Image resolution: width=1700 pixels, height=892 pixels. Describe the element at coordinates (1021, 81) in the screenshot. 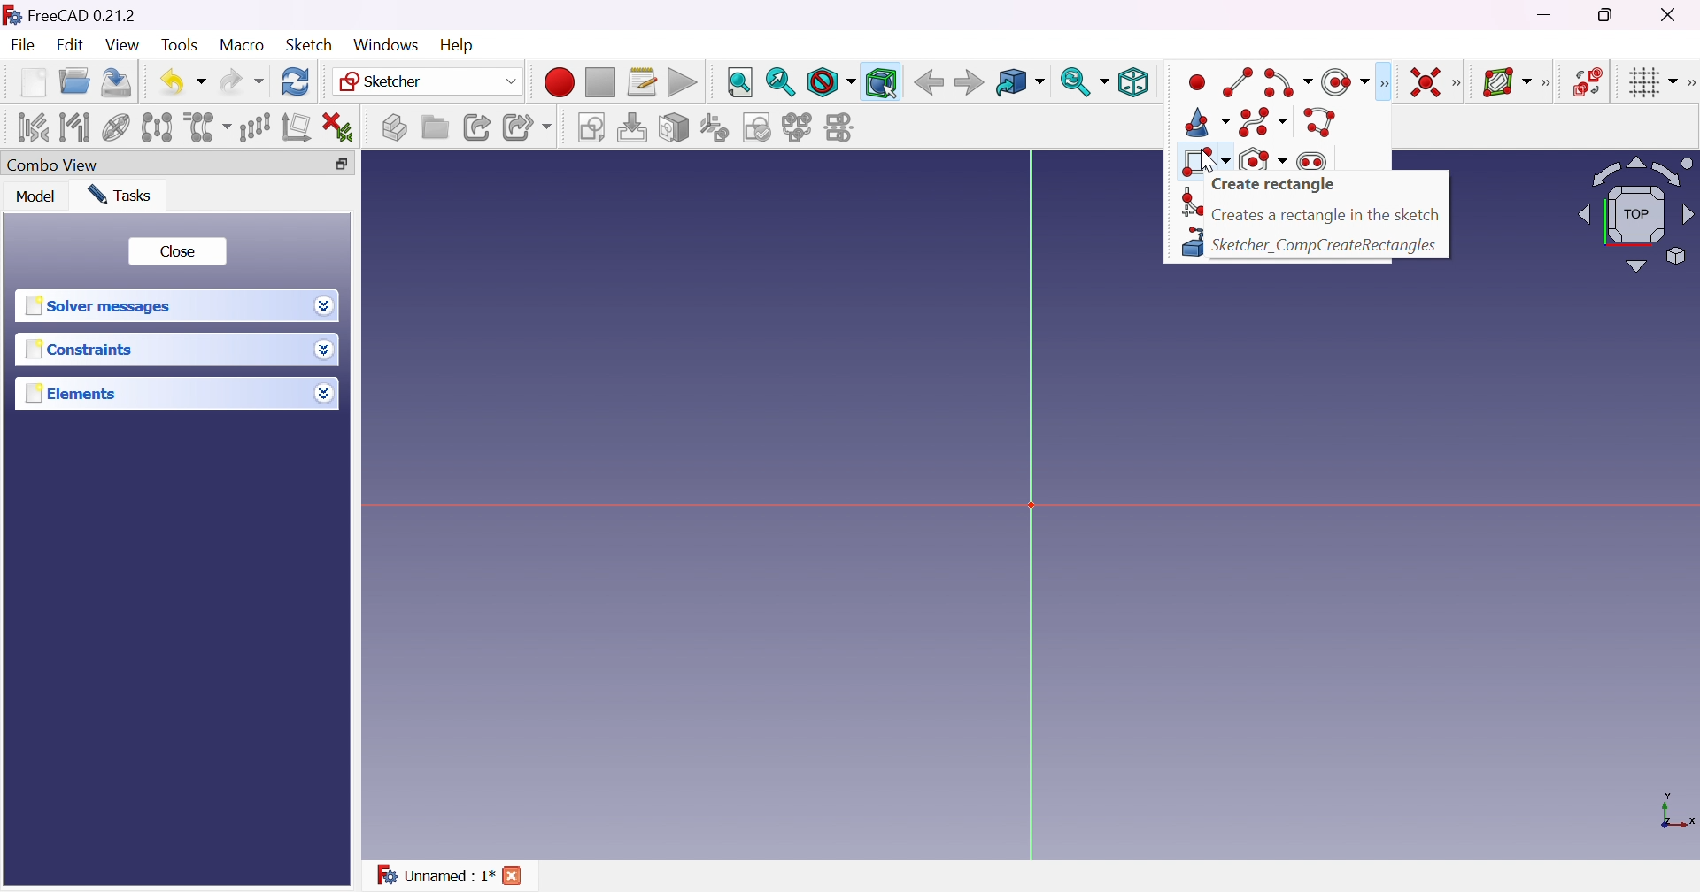

I see `Go to linked object` at that location.